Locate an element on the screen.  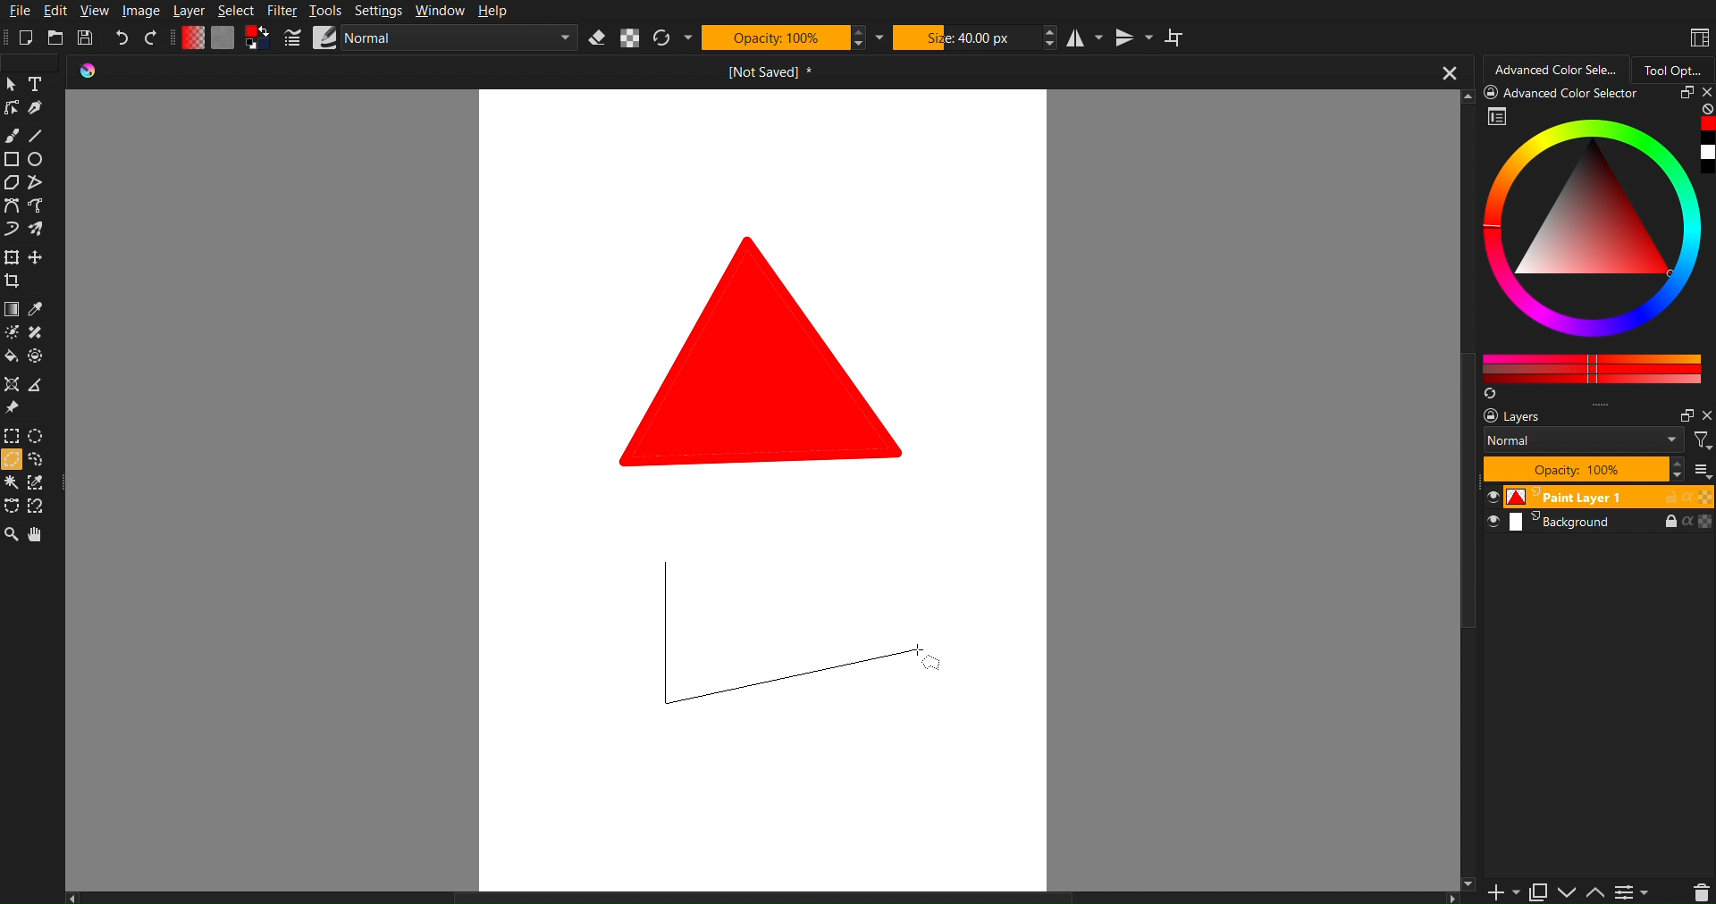
Image is located at coordinates (141, 9).